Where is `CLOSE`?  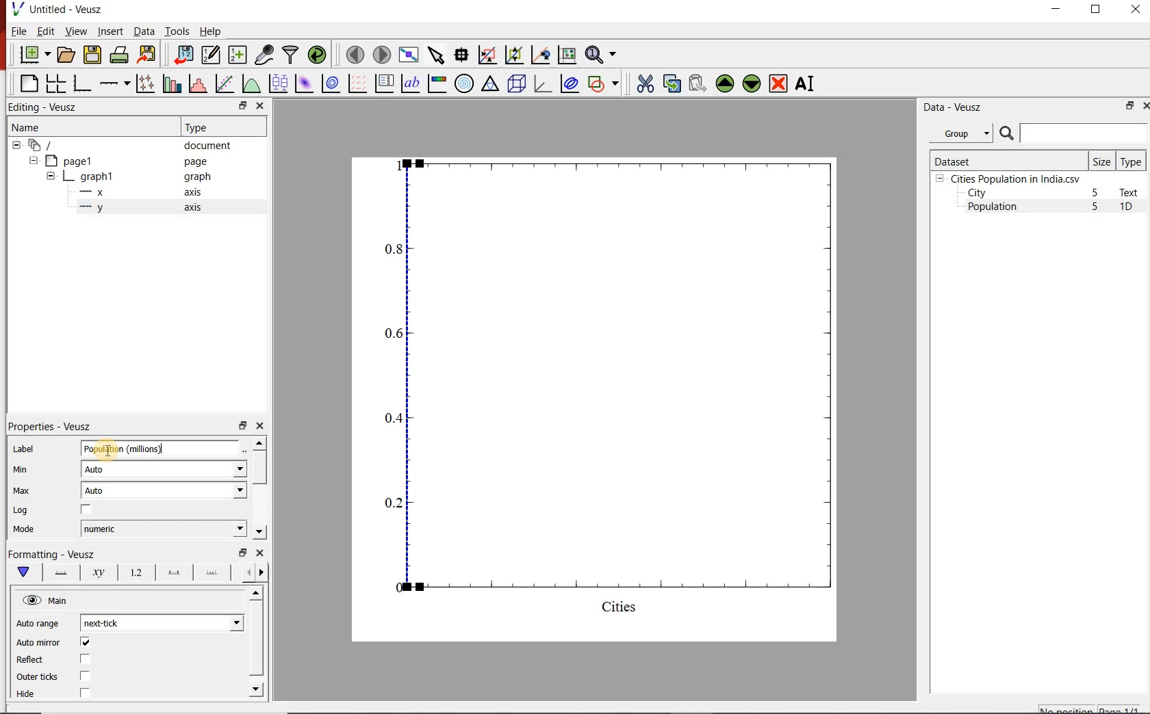
CLOSE is located at coordinates (1134, 11).